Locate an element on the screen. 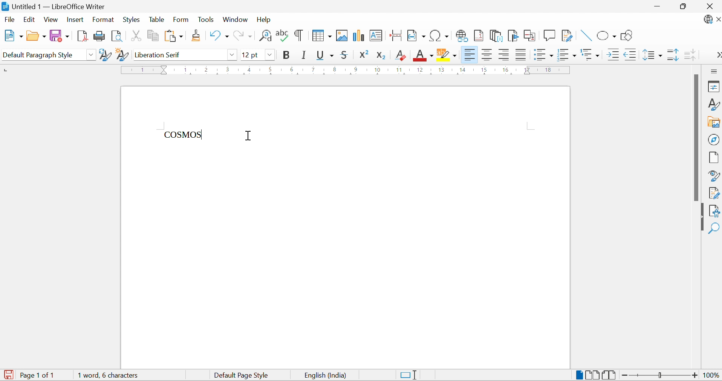  Align Center is located at coordinates (488, 55).